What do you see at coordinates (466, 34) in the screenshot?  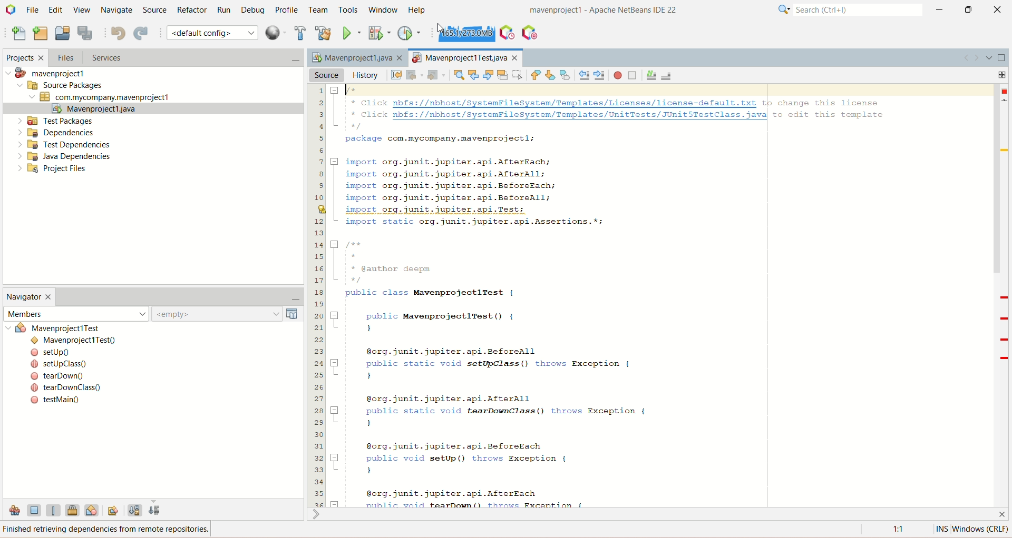 I see `force garbage collection` at bounding box center [466, 34].